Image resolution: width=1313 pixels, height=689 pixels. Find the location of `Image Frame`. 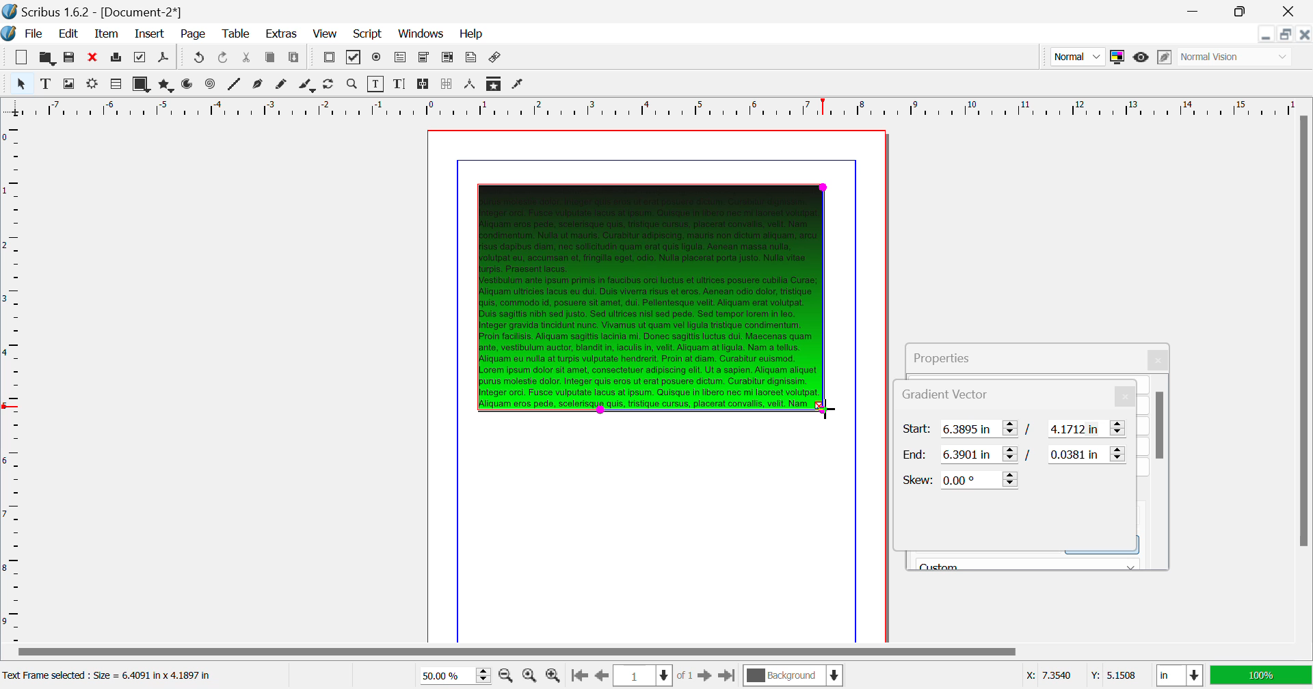

Image Frame is located at coordinates (68, 83).